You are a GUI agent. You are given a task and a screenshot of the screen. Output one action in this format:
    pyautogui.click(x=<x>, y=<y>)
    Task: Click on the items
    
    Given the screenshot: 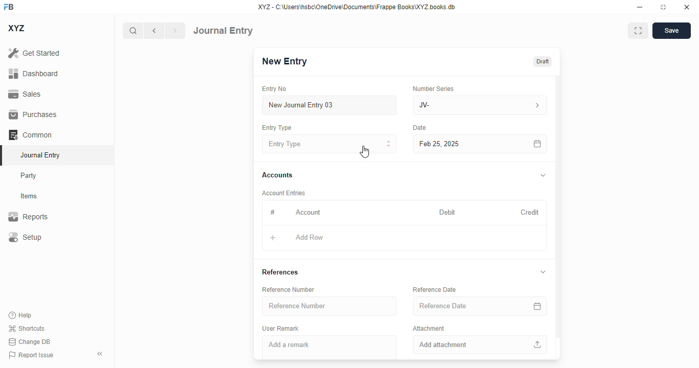 What is the action you would take?
    pyautogui.click(x=29, y=196)
    